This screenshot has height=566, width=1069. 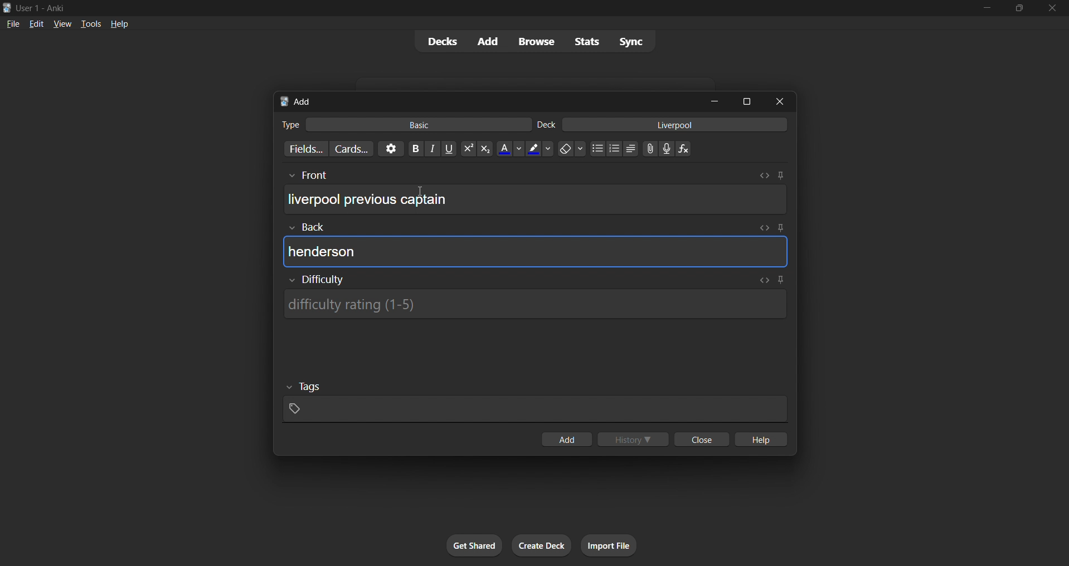 I want to click on customize card templates, so click(x=350, y=149).